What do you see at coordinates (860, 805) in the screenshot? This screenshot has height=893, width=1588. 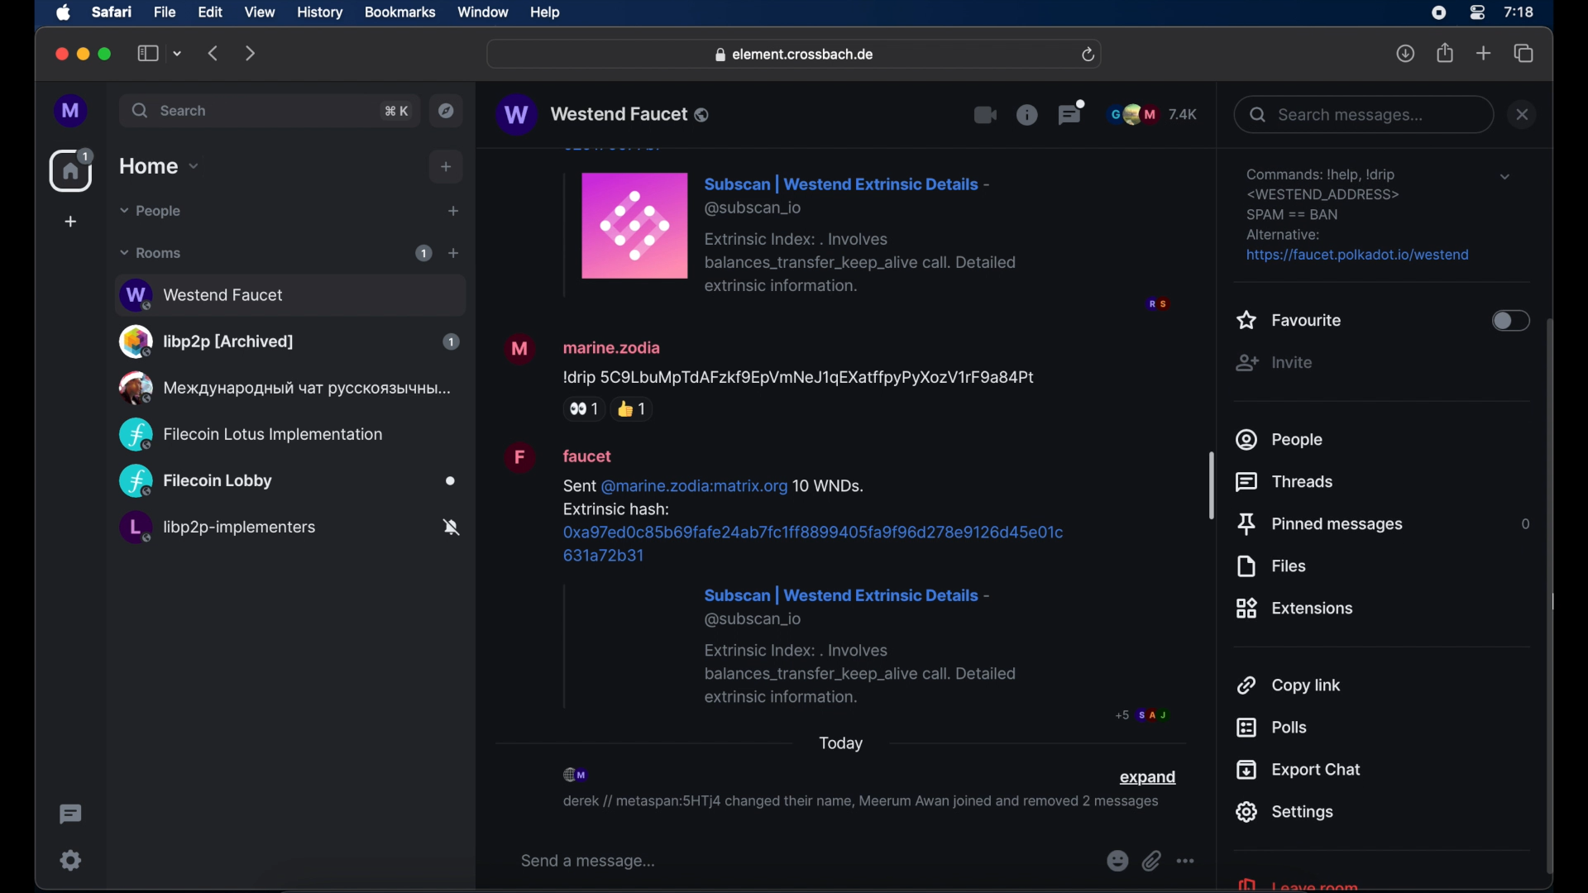 I see `room notification` at bounding box center [860, 805].